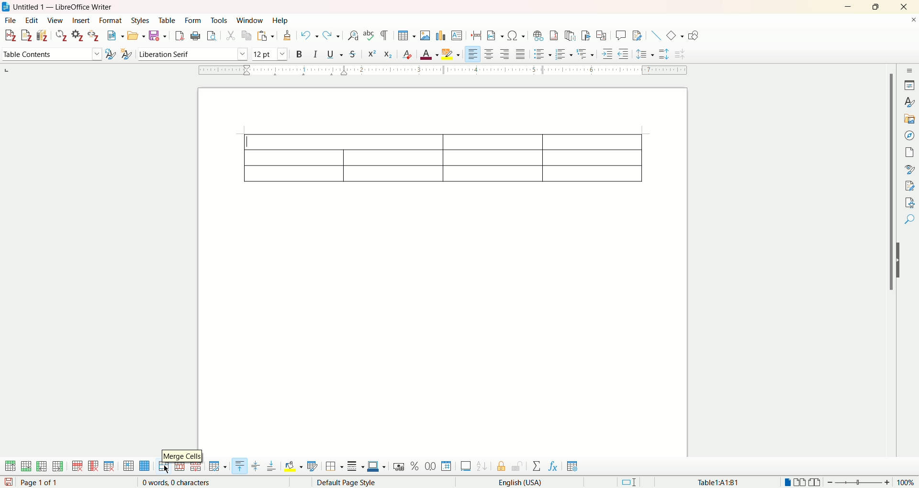 The height and width of the screenshot is (488, 919). What do you see at coordinates (406, 55) in the screenshot?
I see `clear formatting` at bounding box center [406, 55].